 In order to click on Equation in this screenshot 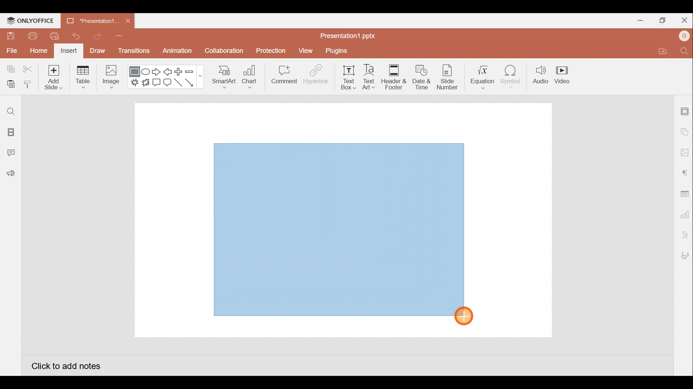, I will do `click(483, 75)`.